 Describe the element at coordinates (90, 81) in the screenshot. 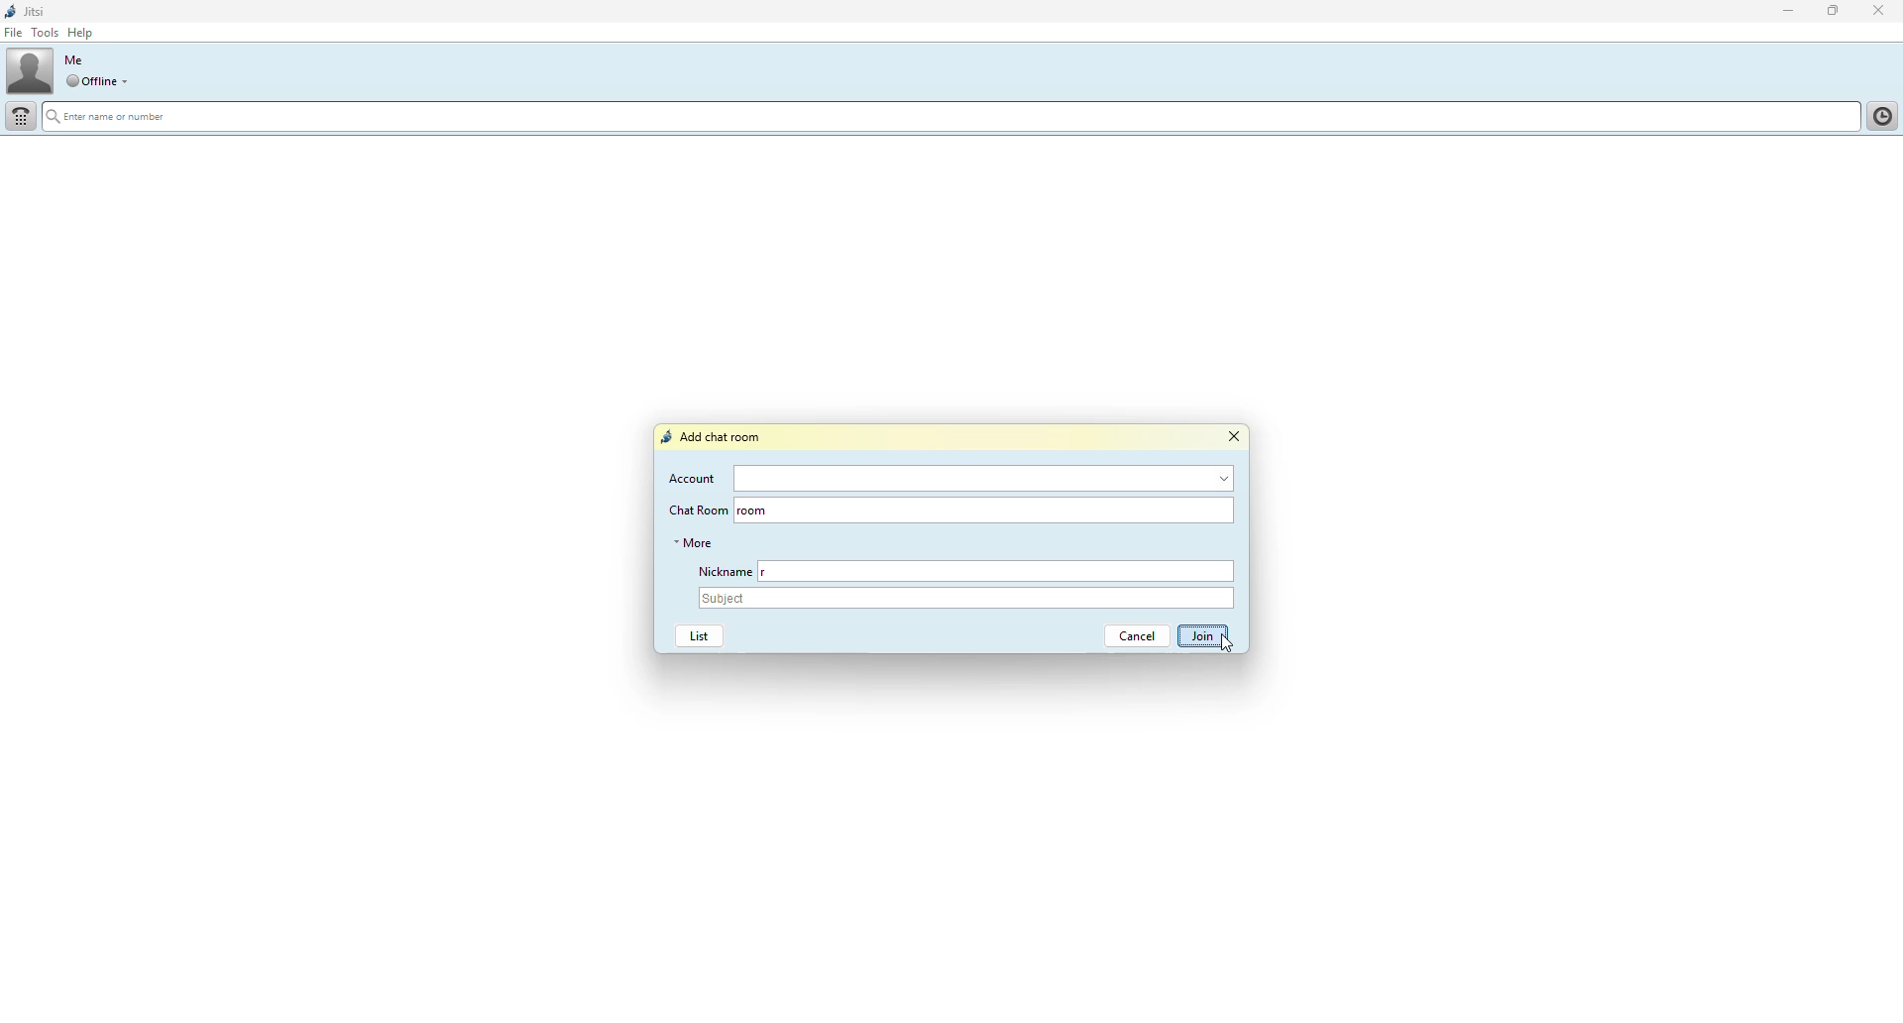

I see `offline` at that location.